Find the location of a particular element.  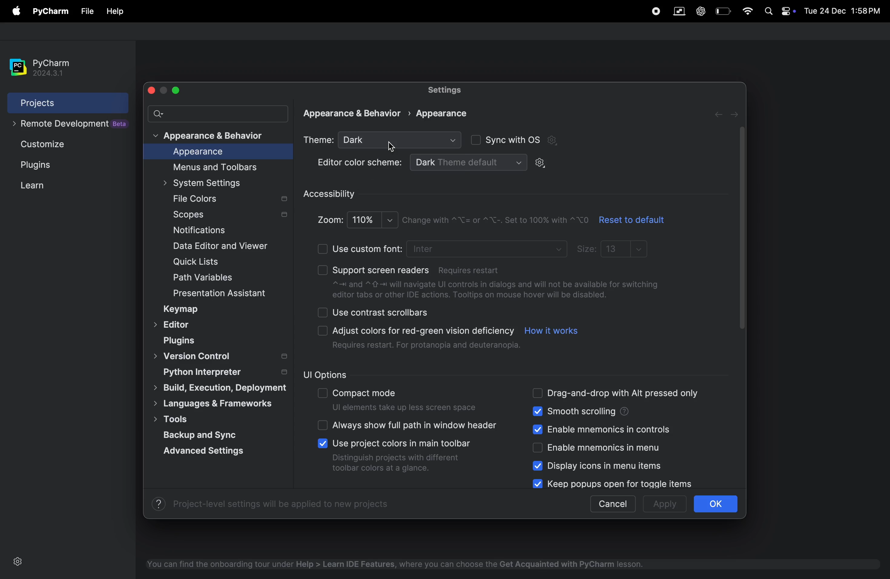

py charm is located at coordinates (51, 10).